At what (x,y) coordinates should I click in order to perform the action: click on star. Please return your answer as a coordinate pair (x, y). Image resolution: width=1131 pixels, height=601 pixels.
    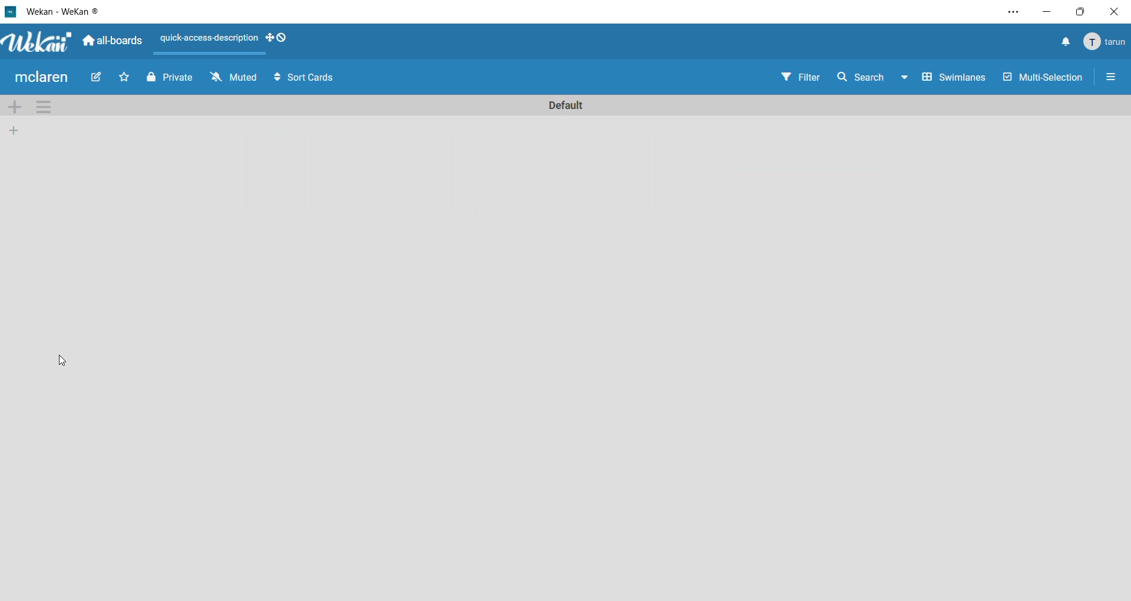
    Looking at the image, I should click on (126, 78).